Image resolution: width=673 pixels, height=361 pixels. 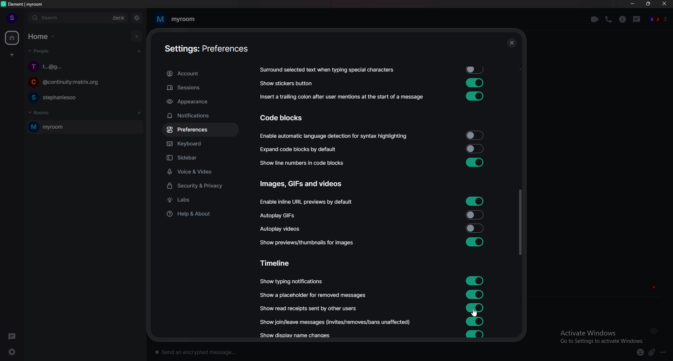 What do you see at coordinates (203, 49) in the screenshot?
I see `settings account` at bounding box center [203, 49].